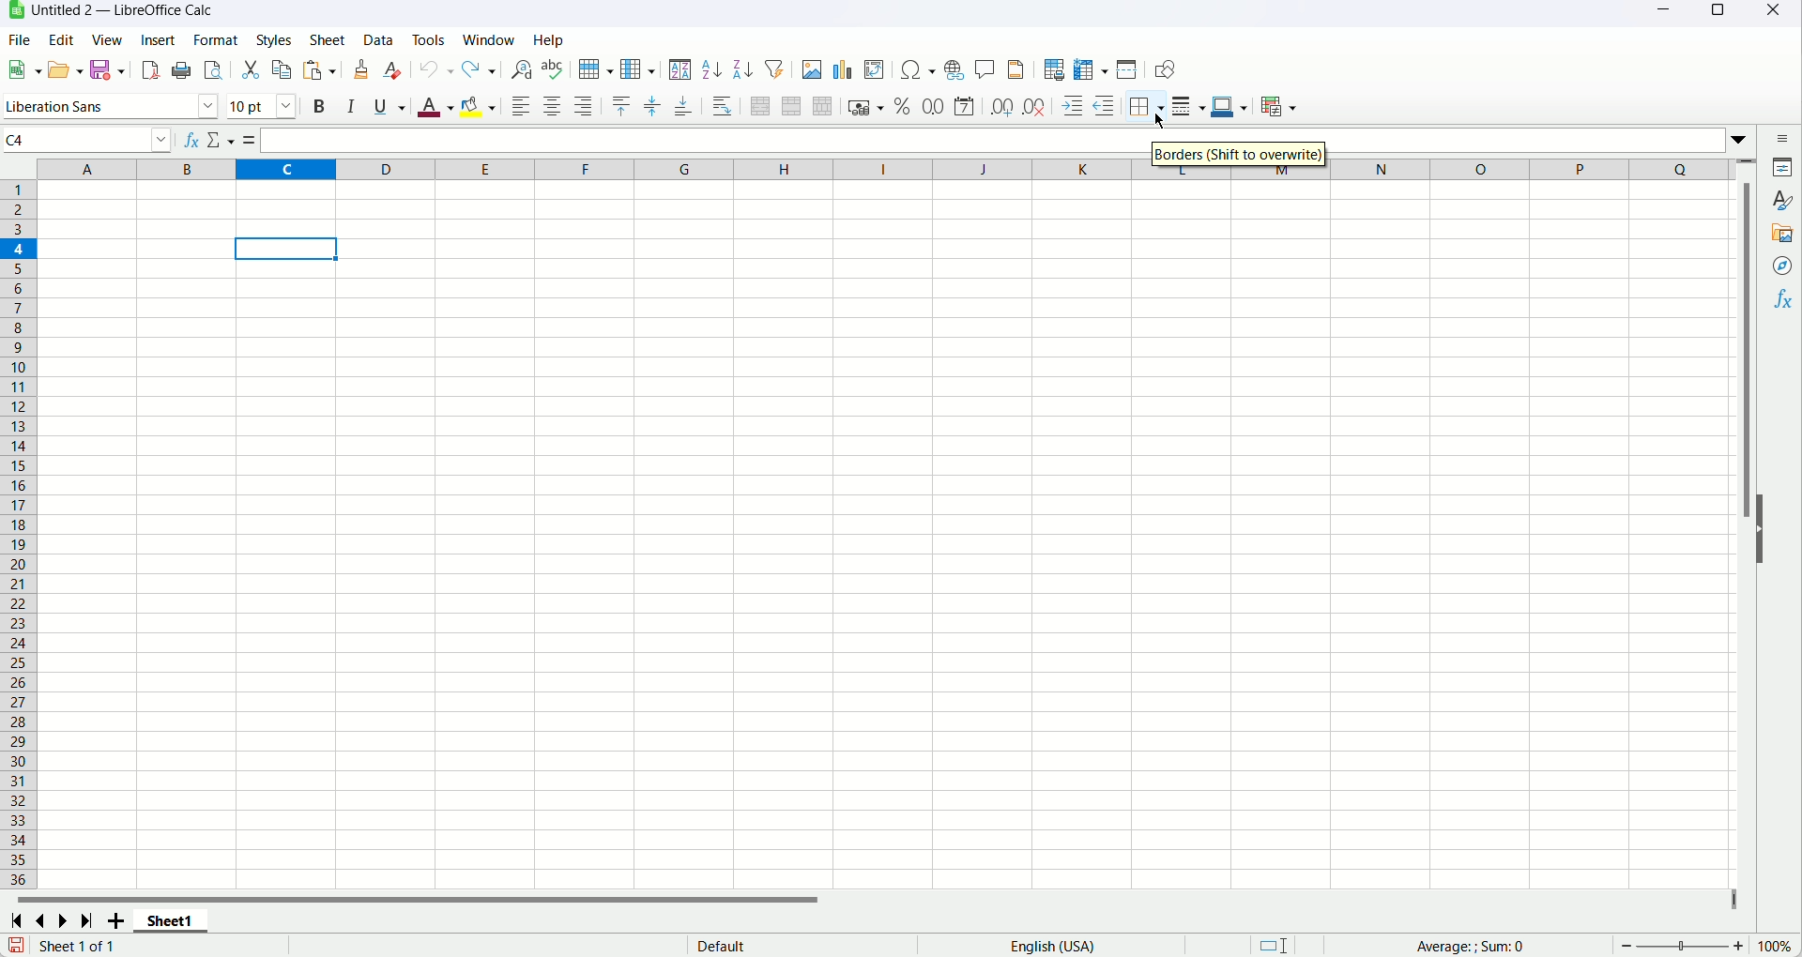 The width and height of the screenshot is (1802, 957). I want to click on Define print area, so click(1054, 70).